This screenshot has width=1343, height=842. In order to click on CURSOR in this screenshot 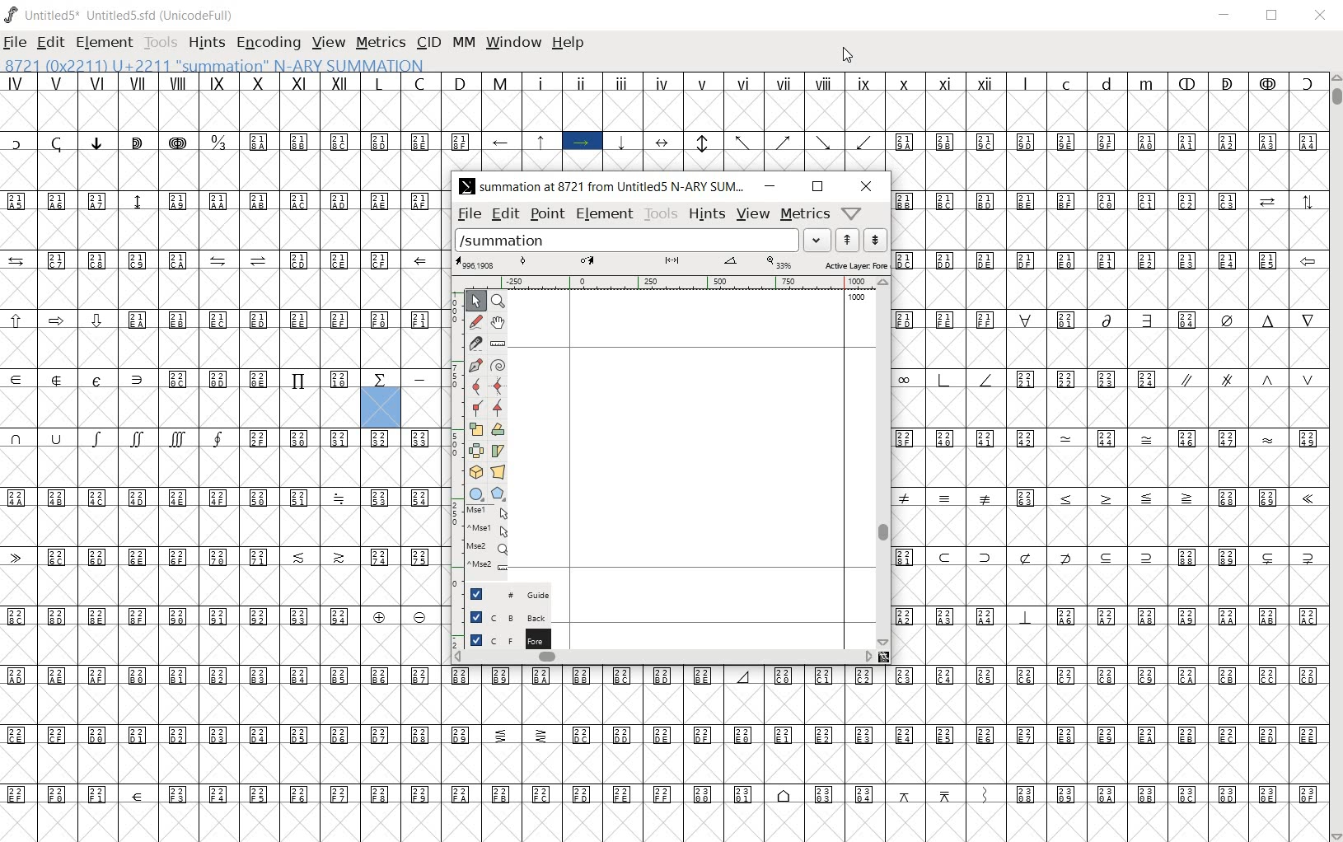, I will do `click(849, 55)`.